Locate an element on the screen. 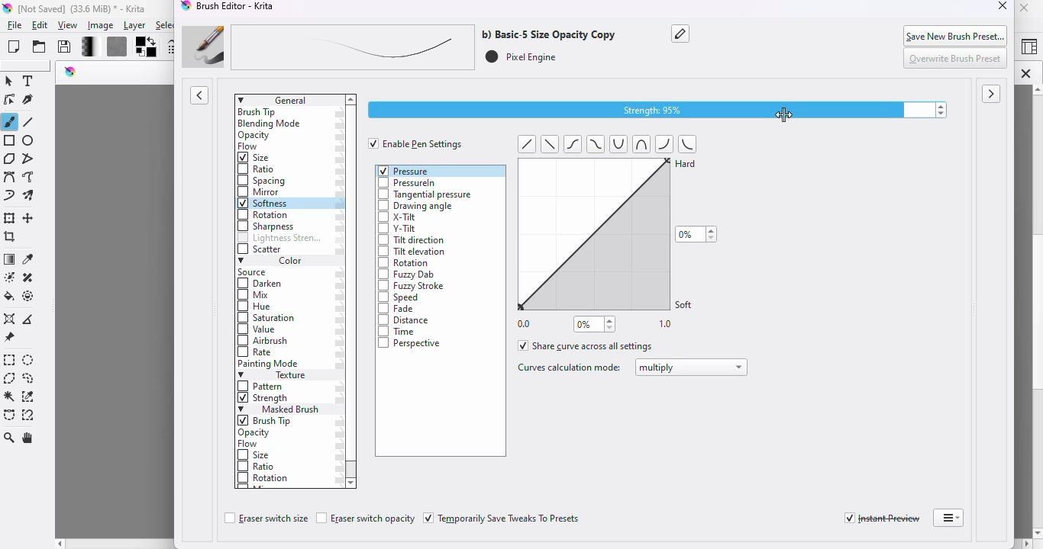 Image resolution: width=1043 pixels, height=549 pixels. eraser switch opacity is located at coordinates (366, 518).